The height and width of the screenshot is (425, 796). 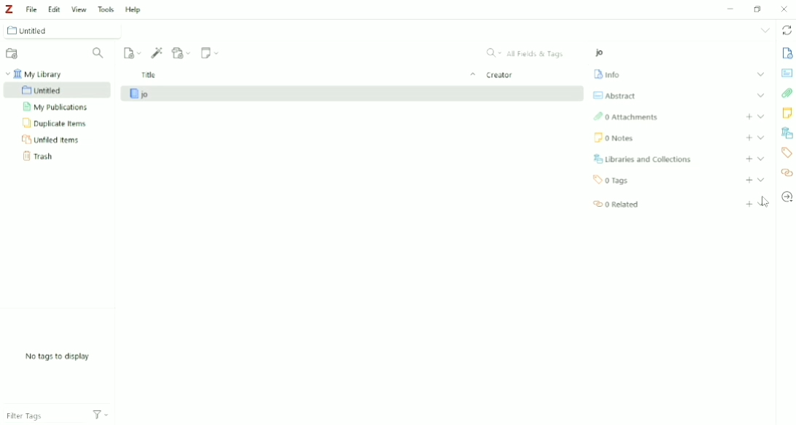 What do you see at coordinates (31, 9) in the screenshot?
I see `File` at bounding box center [31, 9].